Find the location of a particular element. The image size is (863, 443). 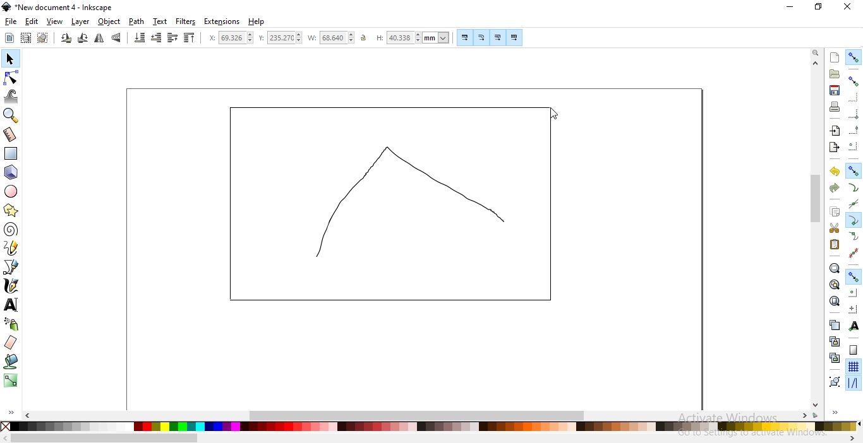

color is located at coordinates (433, 428).